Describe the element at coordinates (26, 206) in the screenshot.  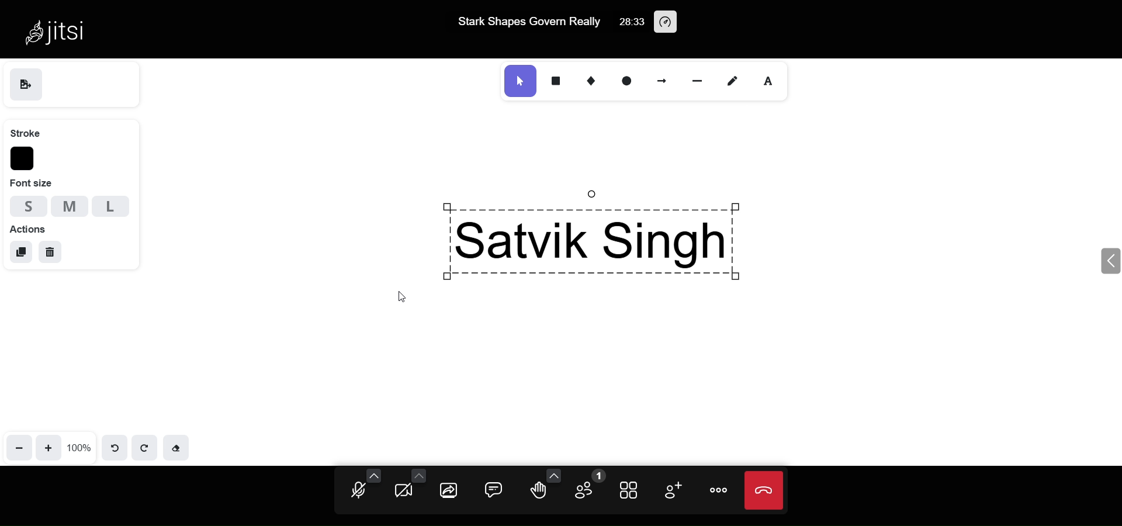
I see `small` at that location.